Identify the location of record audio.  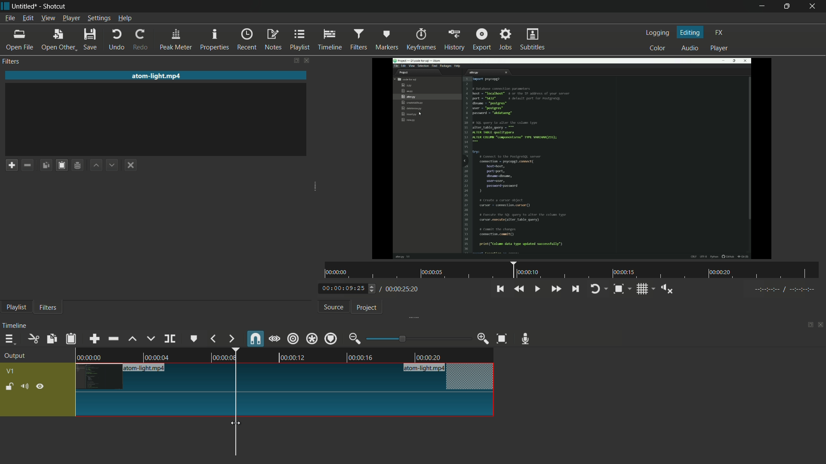
(528, 339).